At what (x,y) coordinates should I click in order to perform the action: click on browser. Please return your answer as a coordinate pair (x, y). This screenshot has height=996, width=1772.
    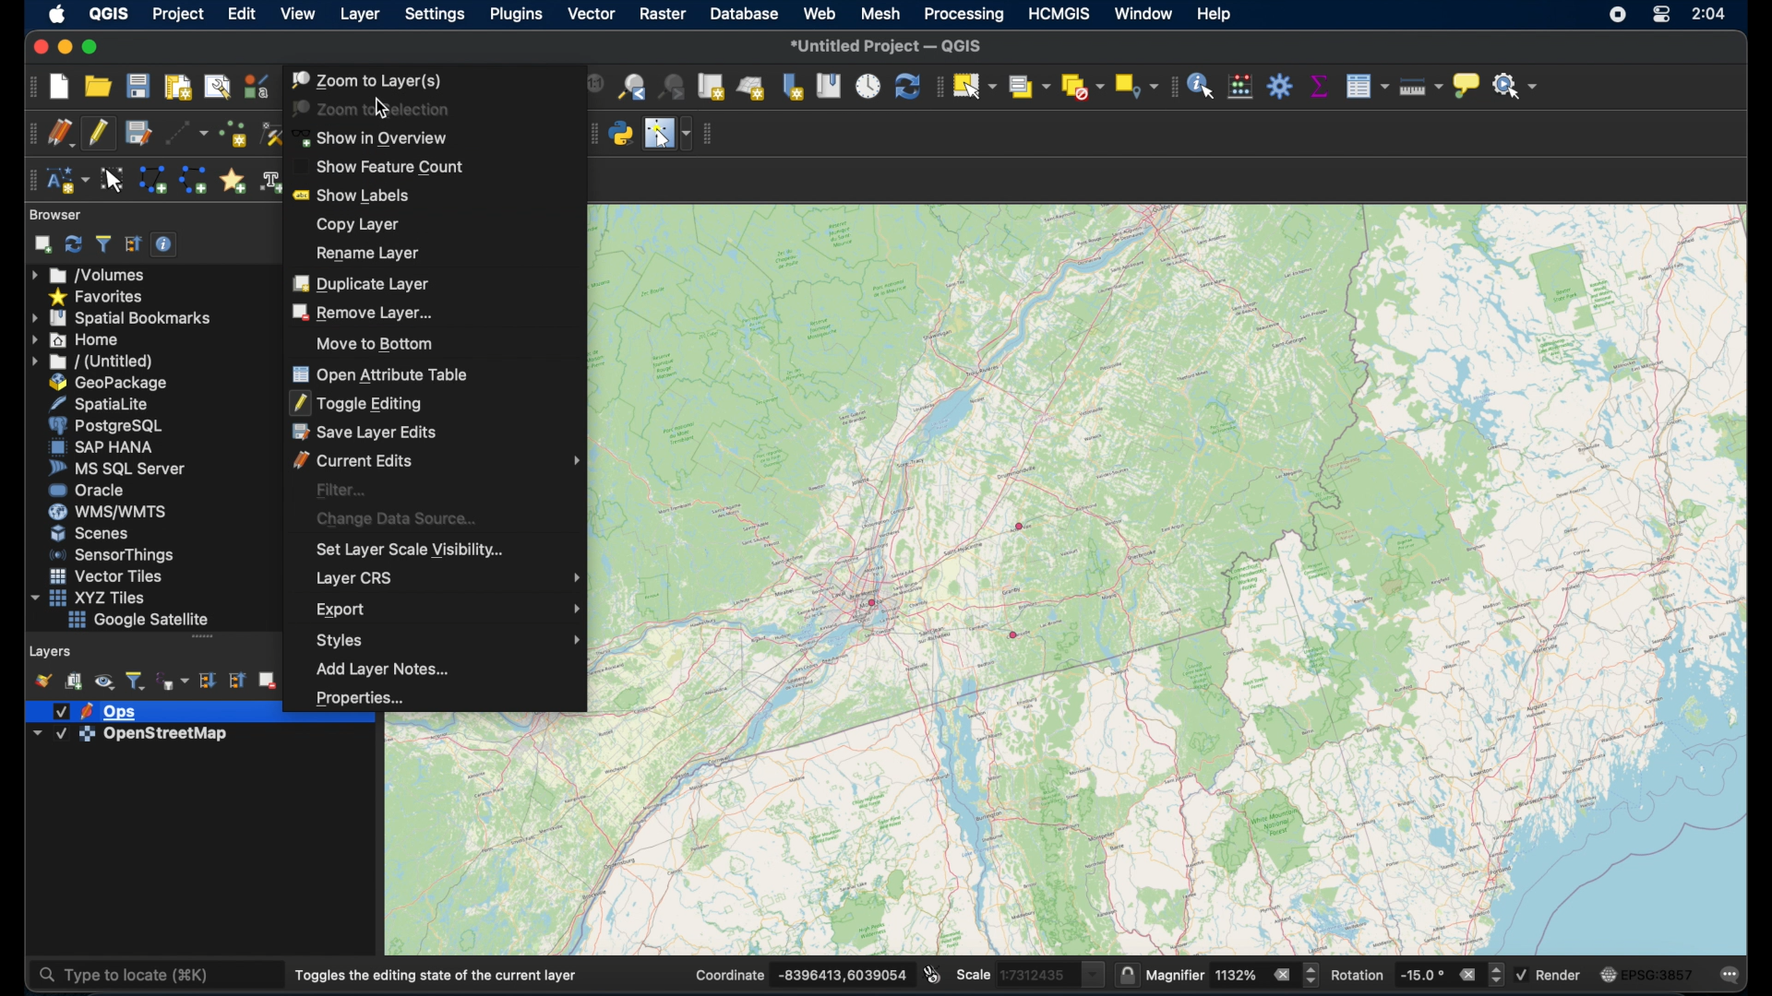
    Looking at the image, I should click on (54, 214).